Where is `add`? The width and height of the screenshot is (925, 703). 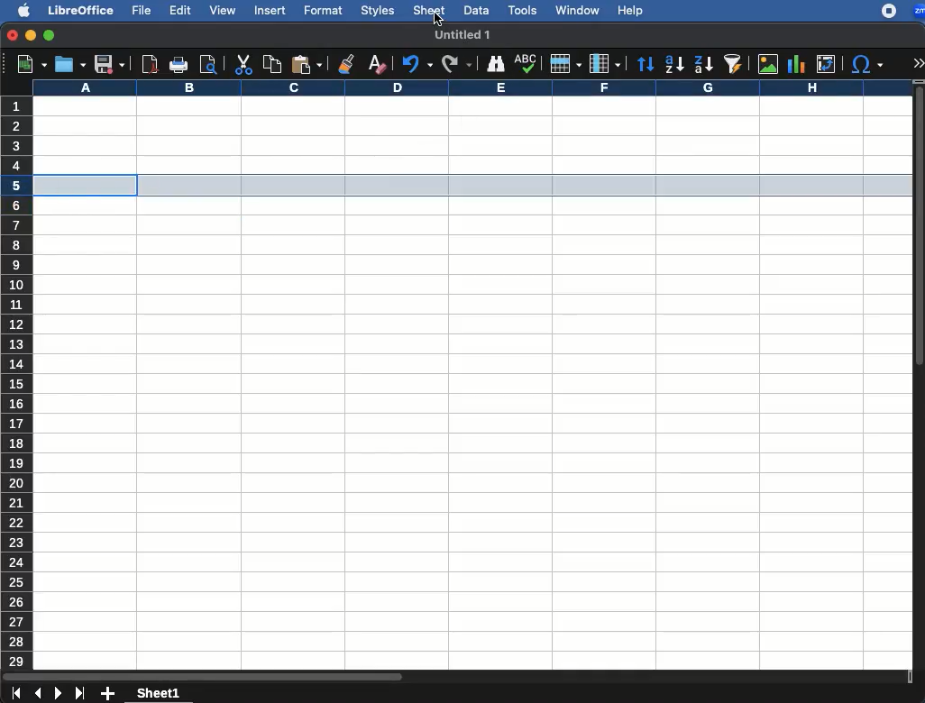
add is located at coordinates (108, 695).